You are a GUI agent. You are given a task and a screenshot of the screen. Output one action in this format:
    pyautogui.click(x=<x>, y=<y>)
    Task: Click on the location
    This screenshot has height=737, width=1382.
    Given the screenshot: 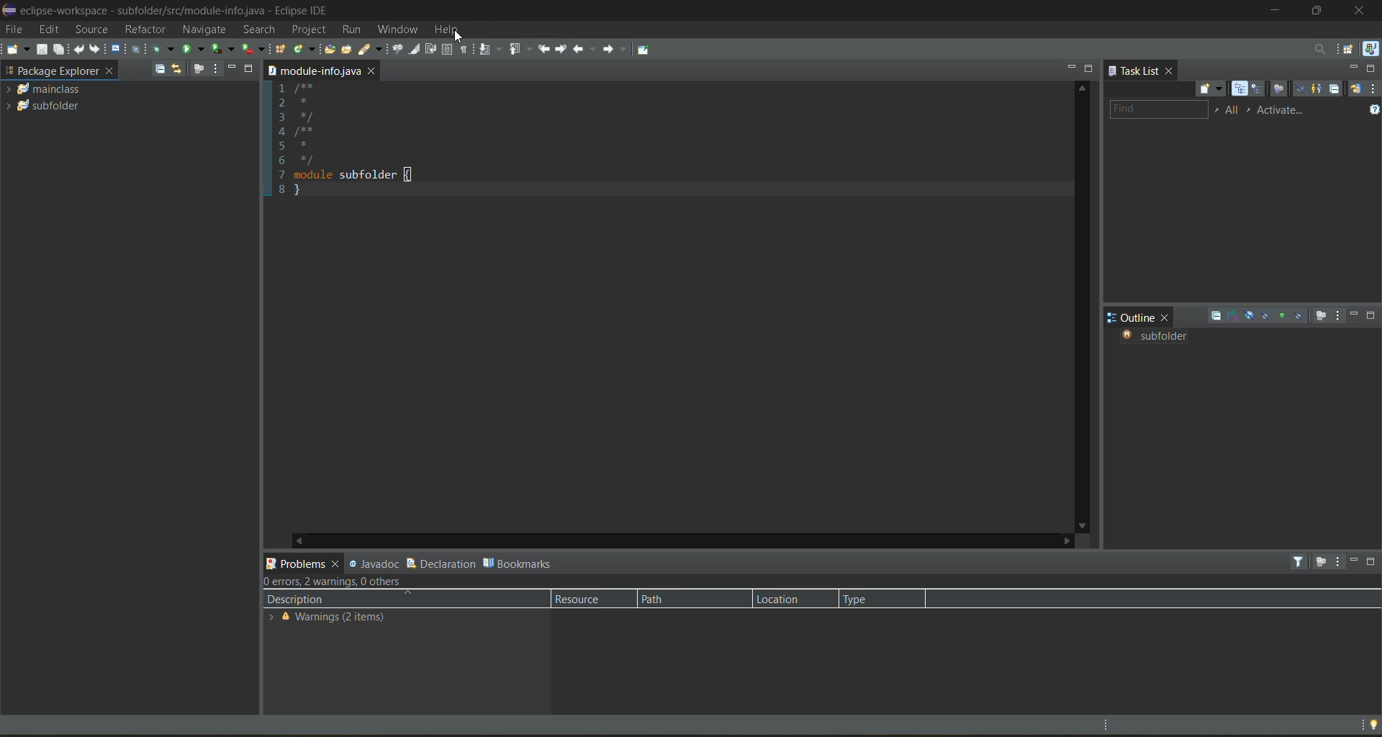 What is the action you would take?
    pyautogui.click(x=786, y=599)
    